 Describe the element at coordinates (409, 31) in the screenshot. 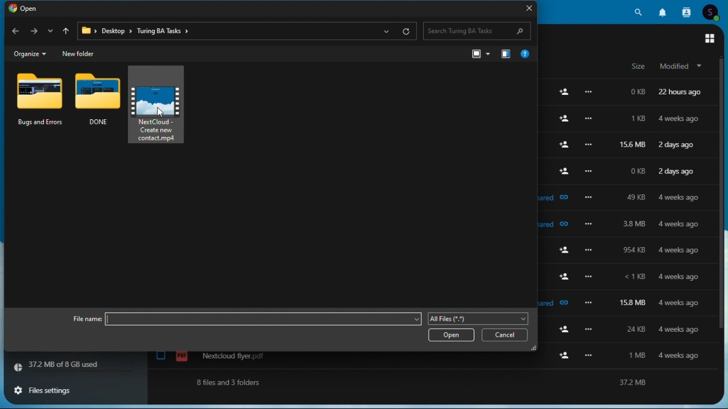

I see `refresh` at that location.